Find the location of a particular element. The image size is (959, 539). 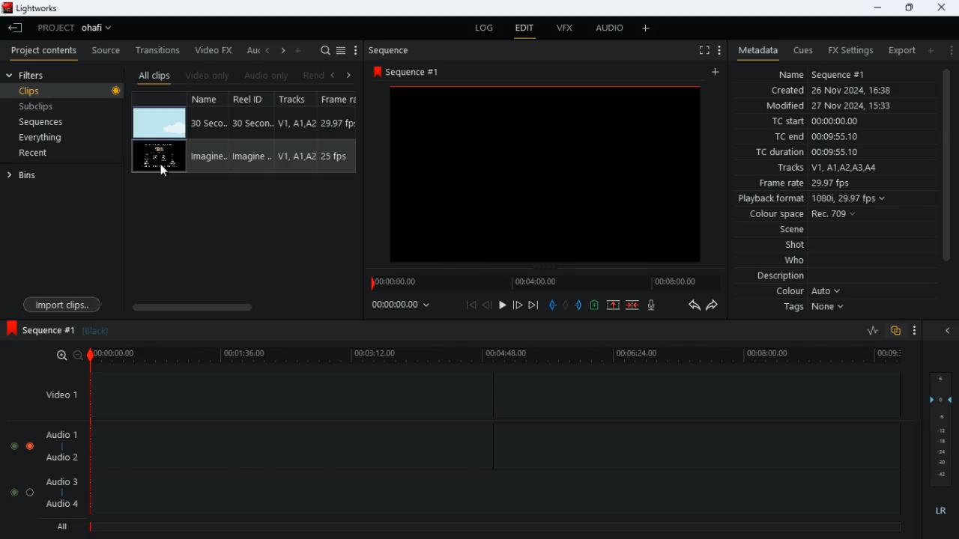

Track is located at coordinates (297, 156).